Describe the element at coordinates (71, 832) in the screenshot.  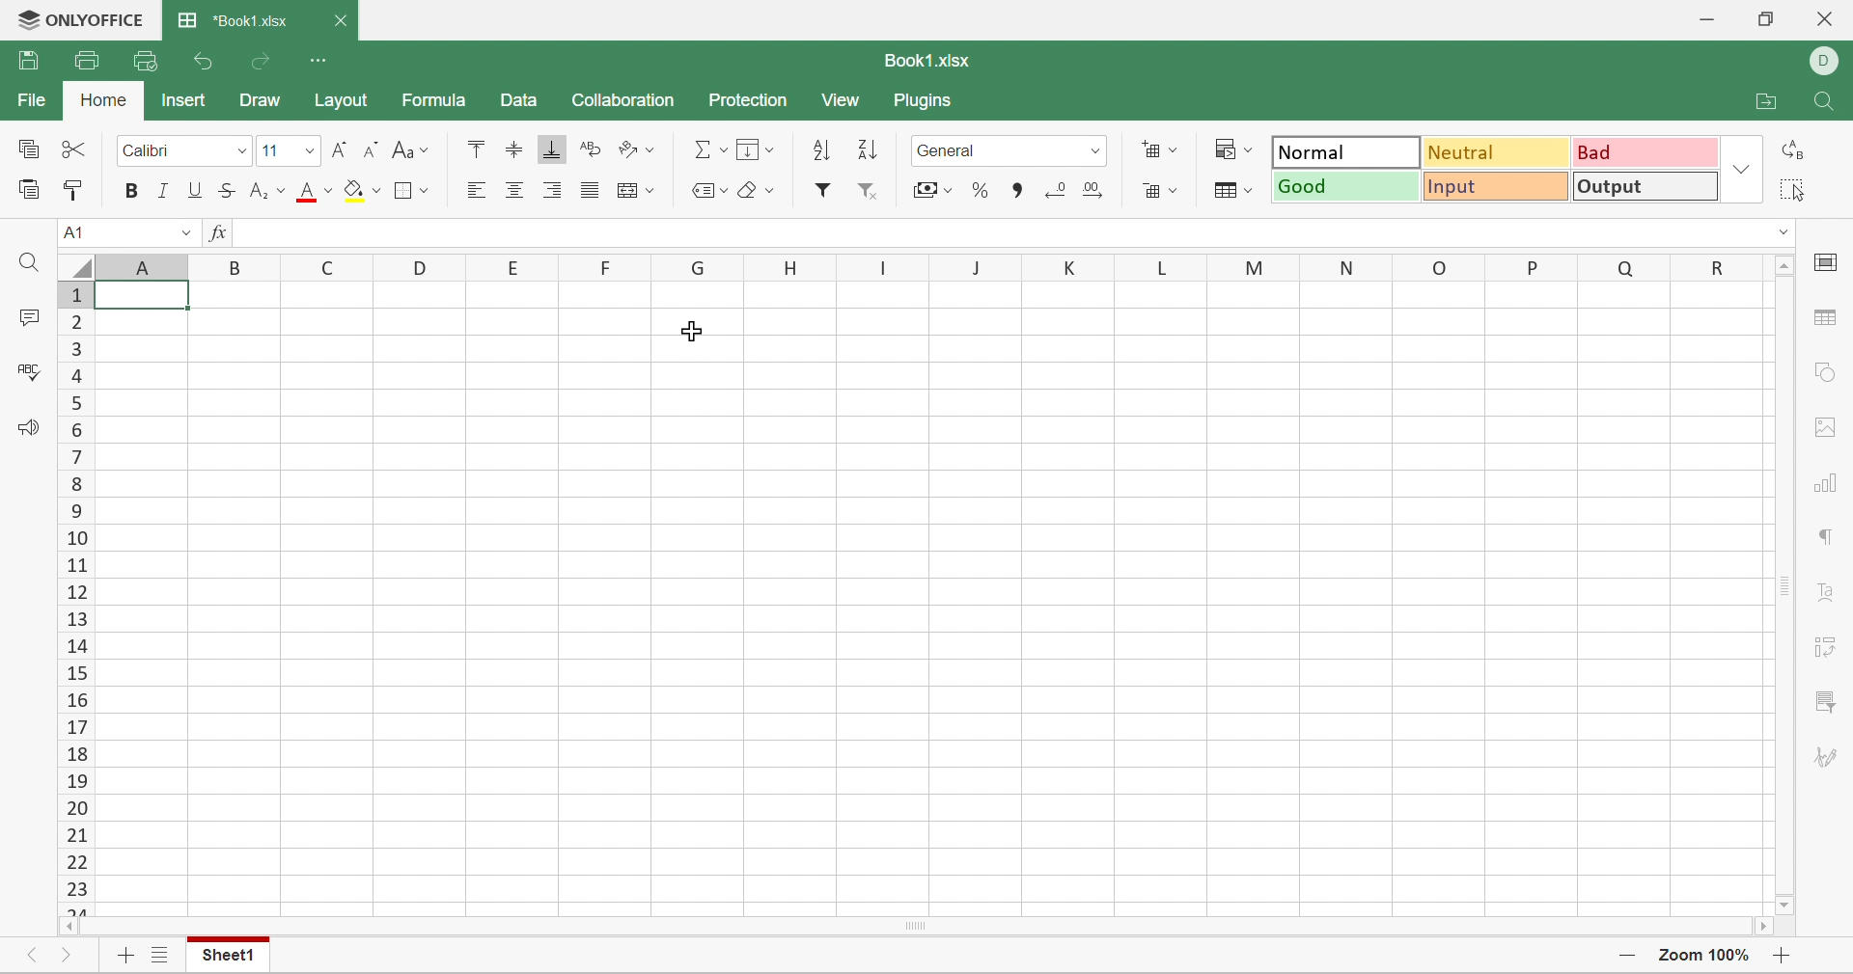
I see `21` at that location.